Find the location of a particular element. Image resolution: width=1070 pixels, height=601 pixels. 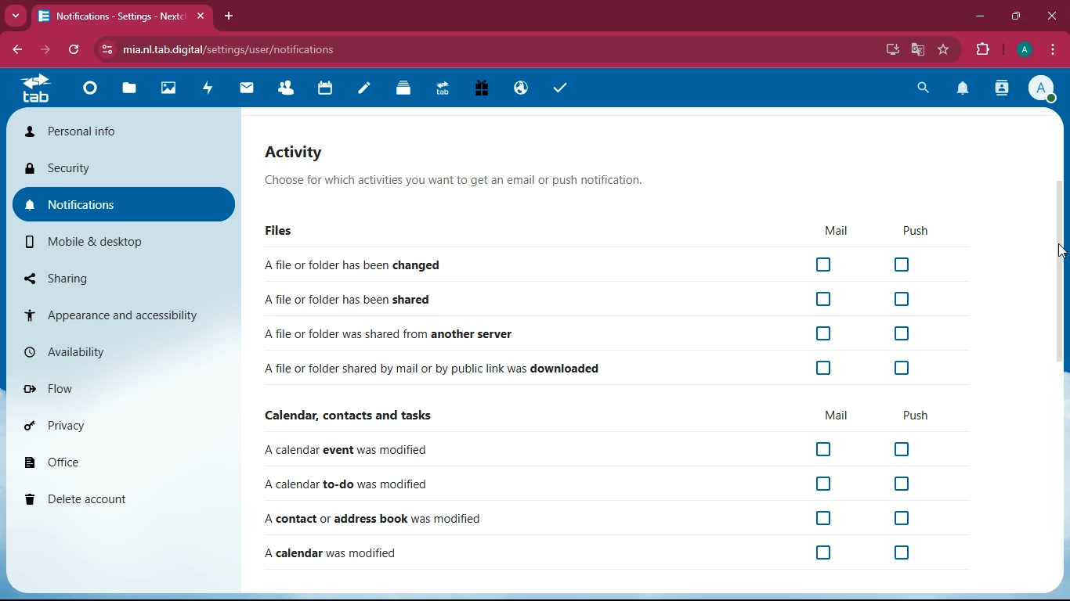

appearance and accessibility is located at coordinates (122, 315).